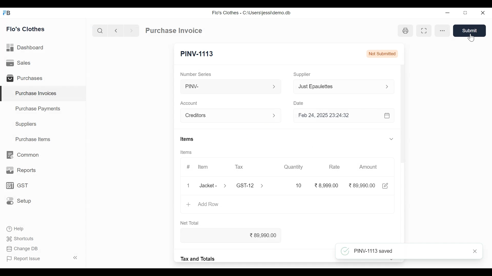  I want to click on Account, so click(189, 103).